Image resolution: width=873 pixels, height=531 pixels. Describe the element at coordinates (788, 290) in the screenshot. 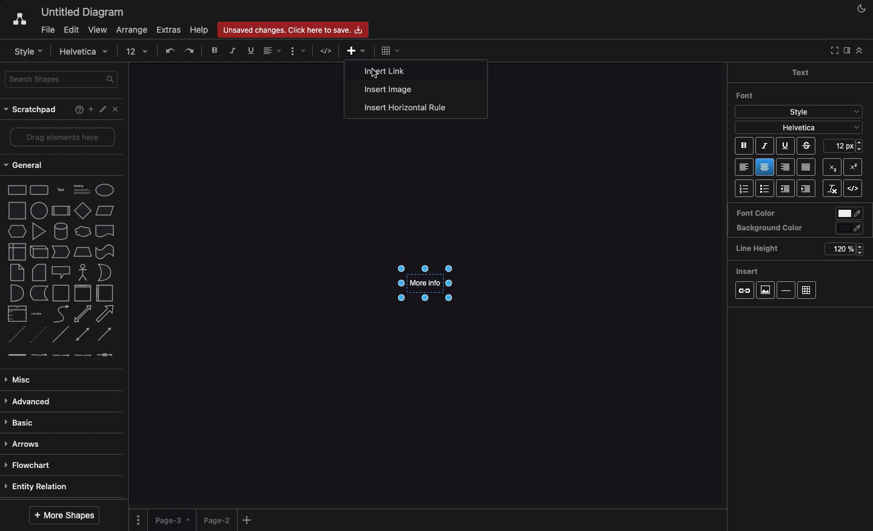

I see `Horizontal` at that location.